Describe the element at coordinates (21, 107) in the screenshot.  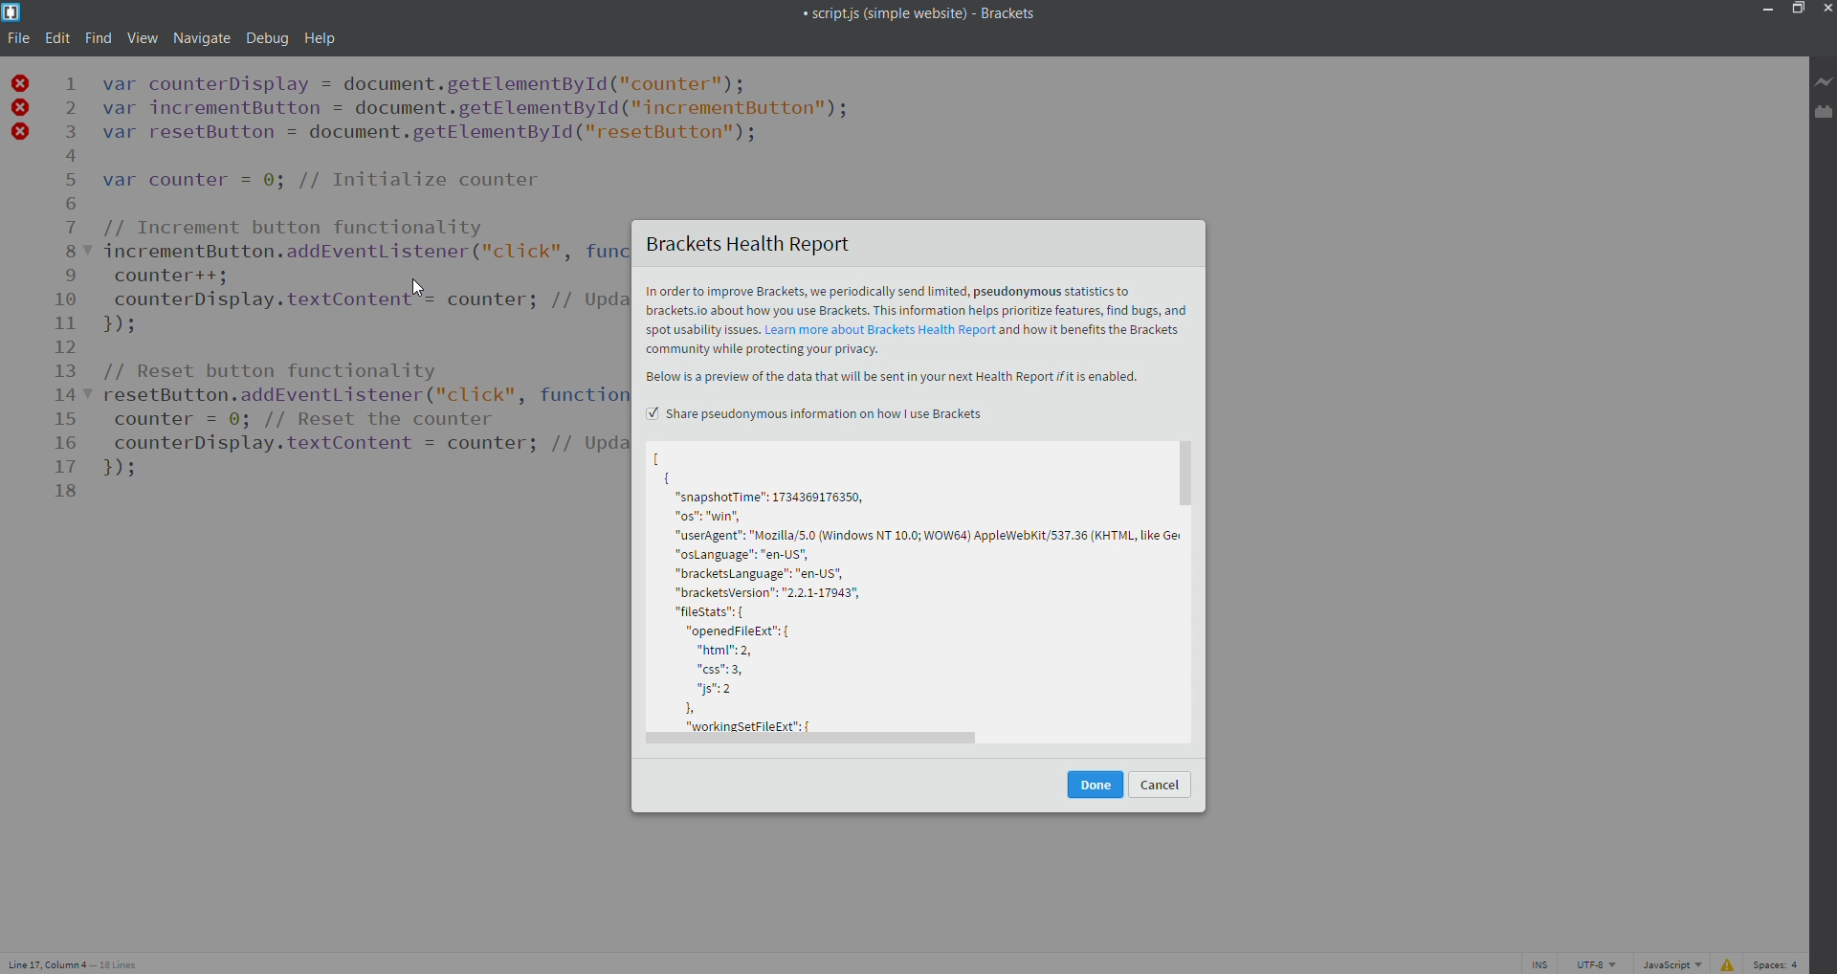
I see `line errors` at that location.